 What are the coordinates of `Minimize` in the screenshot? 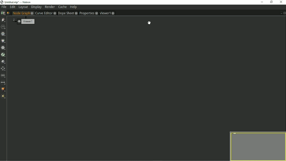 It's located at (261, 2).